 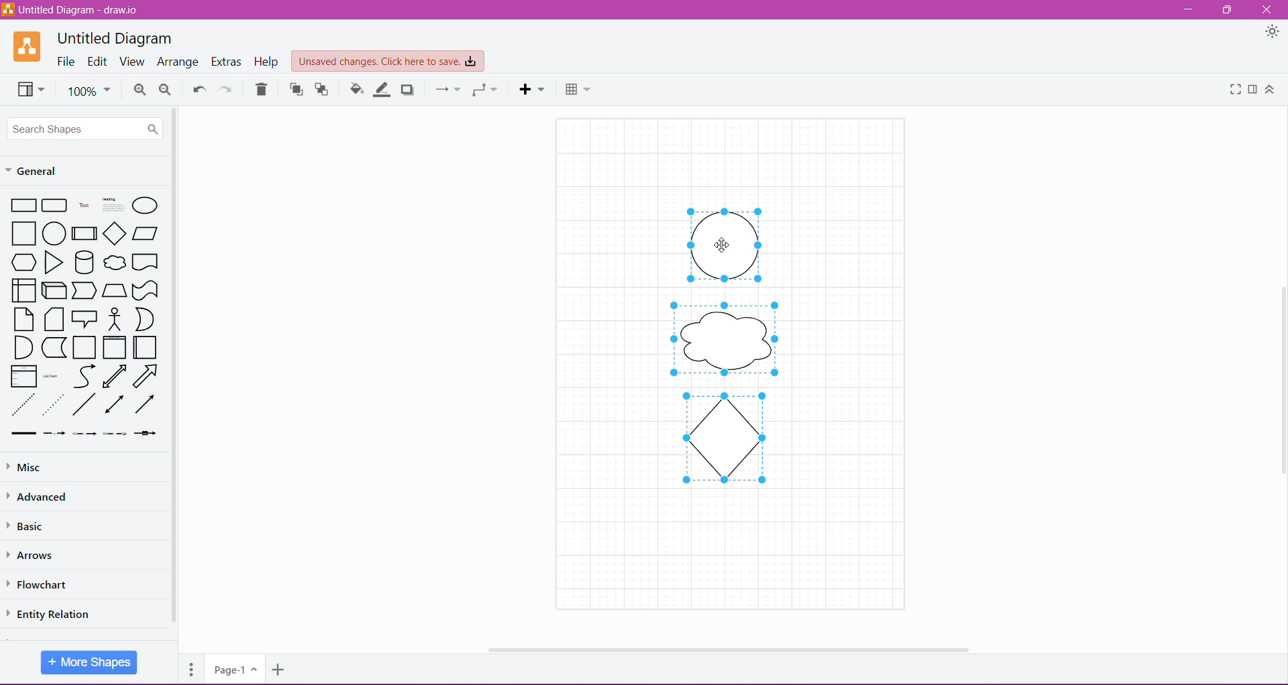 What do you see at coordinates (46, 584) in the screenshot?
I see `Flowchart` at bounding box center [46, 584].